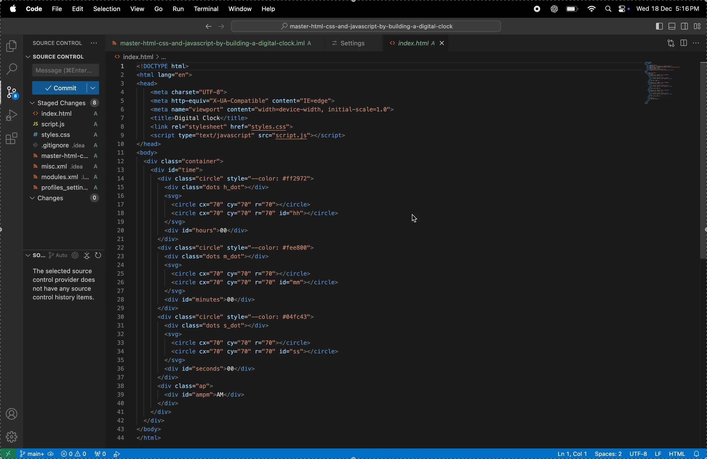 This screenshot has width=707, height=459. What do you see at coordinates (214, 300) in the screenshot?
I see `<div id="minutes">00</div>` at bounding box center [214, 300].